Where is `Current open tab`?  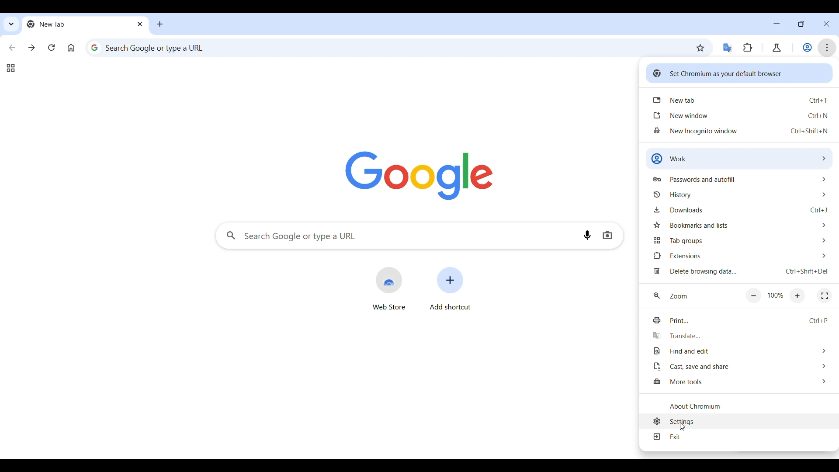 Current open tab is located at coordinates (78, 24).